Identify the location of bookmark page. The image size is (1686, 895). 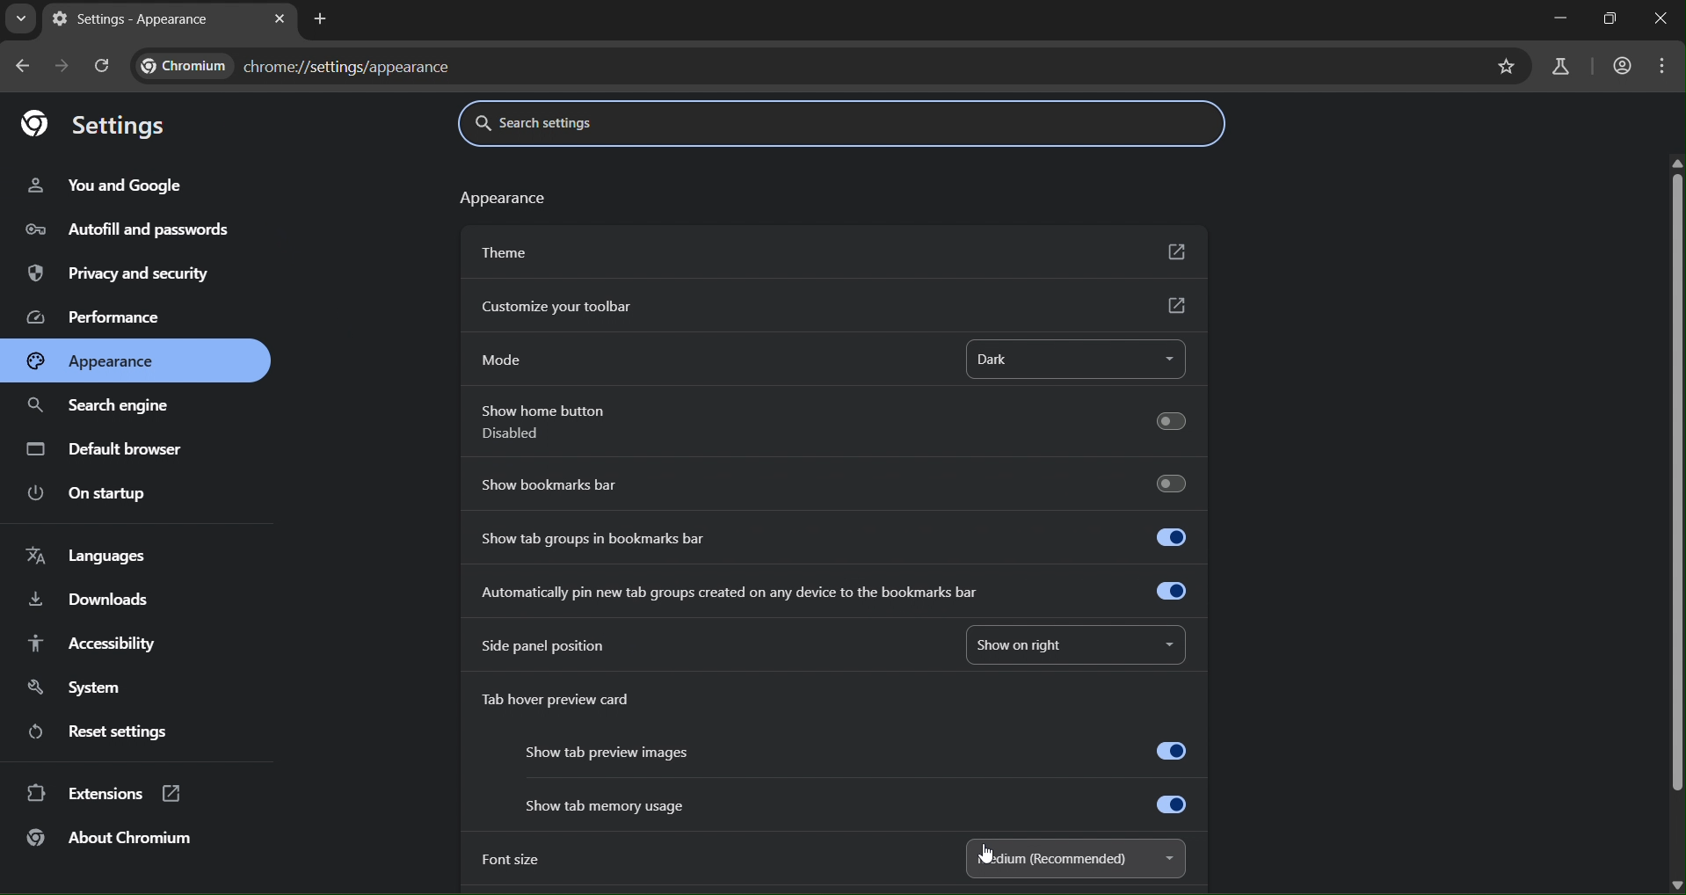
(1509, 66).